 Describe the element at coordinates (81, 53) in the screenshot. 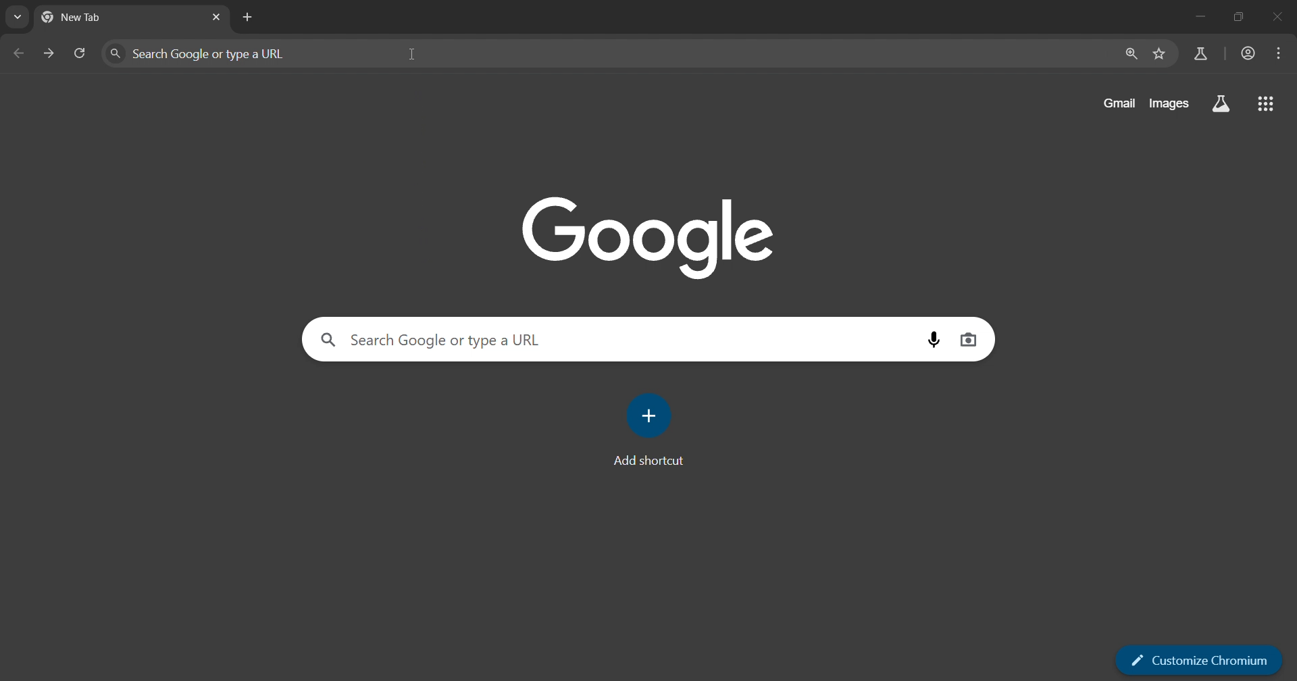

I see `reload page` at that location.